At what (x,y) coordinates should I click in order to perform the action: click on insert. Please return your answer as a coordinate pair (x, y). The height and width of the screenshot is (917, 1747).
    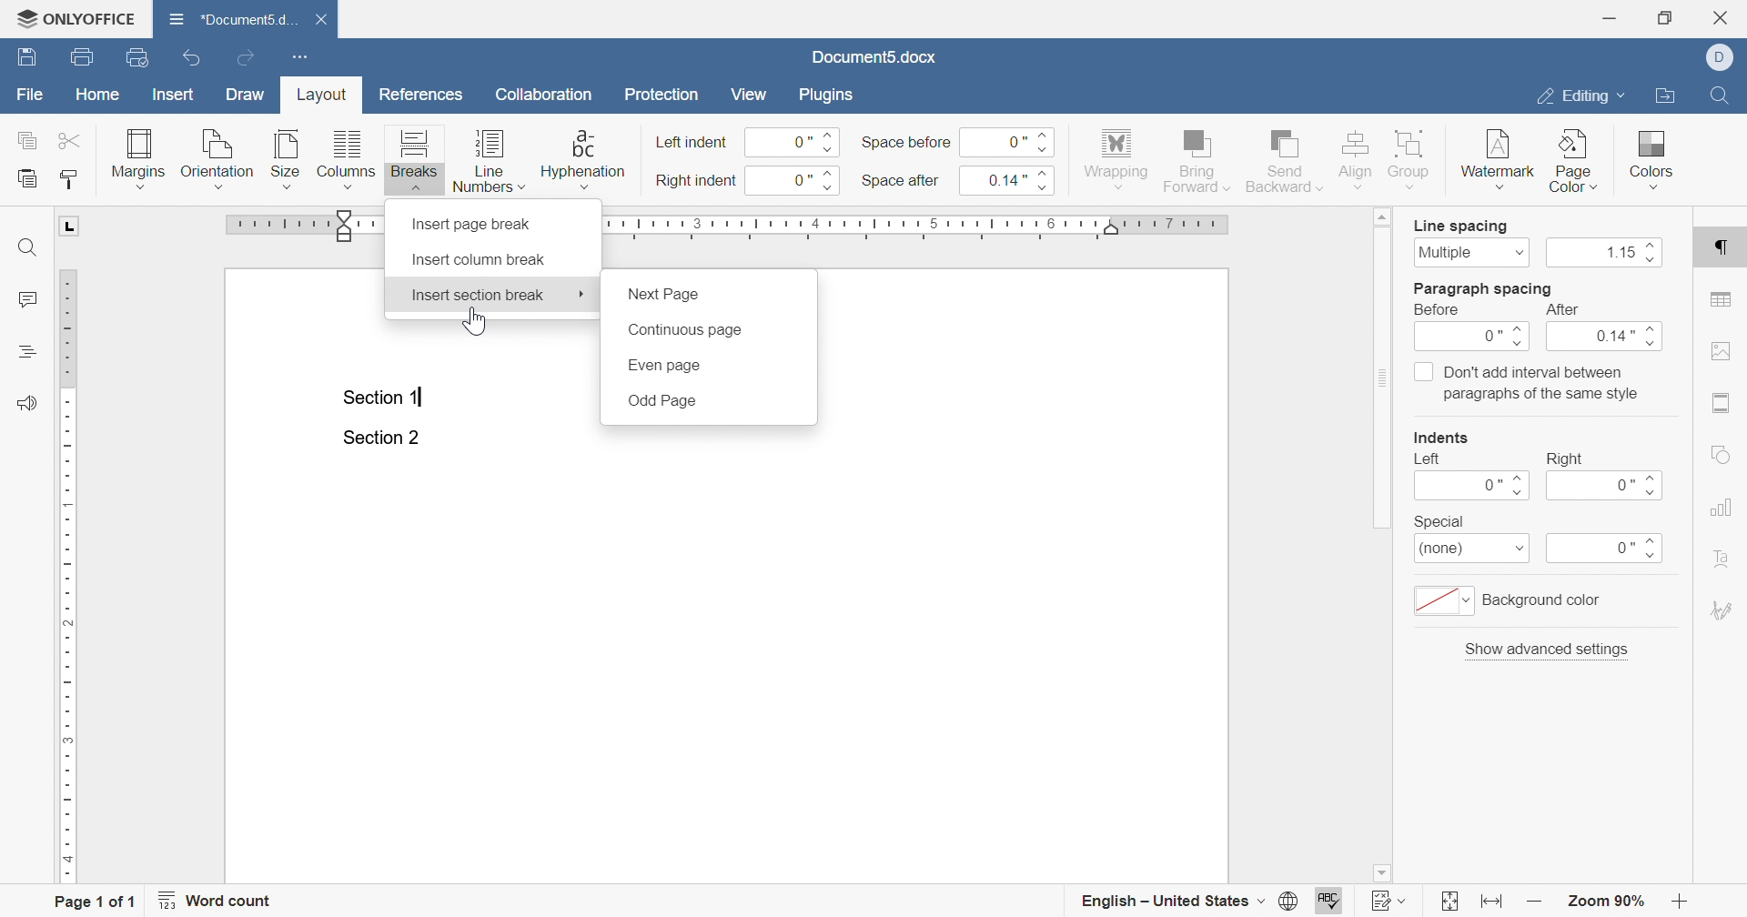
    Looking at the image, I should click on (175, 96).